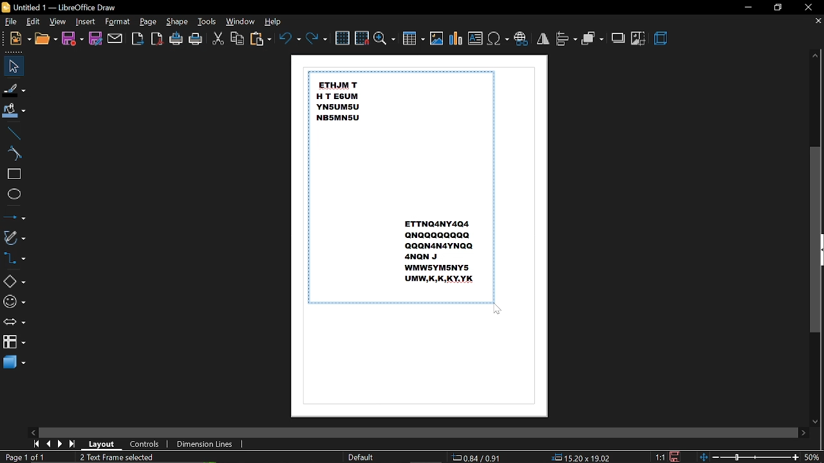 The height and width of the screenshot is (463, 824). Describe the element at coordinates (14, 215) in the screenshot. I see `lines and arrows` at that location.